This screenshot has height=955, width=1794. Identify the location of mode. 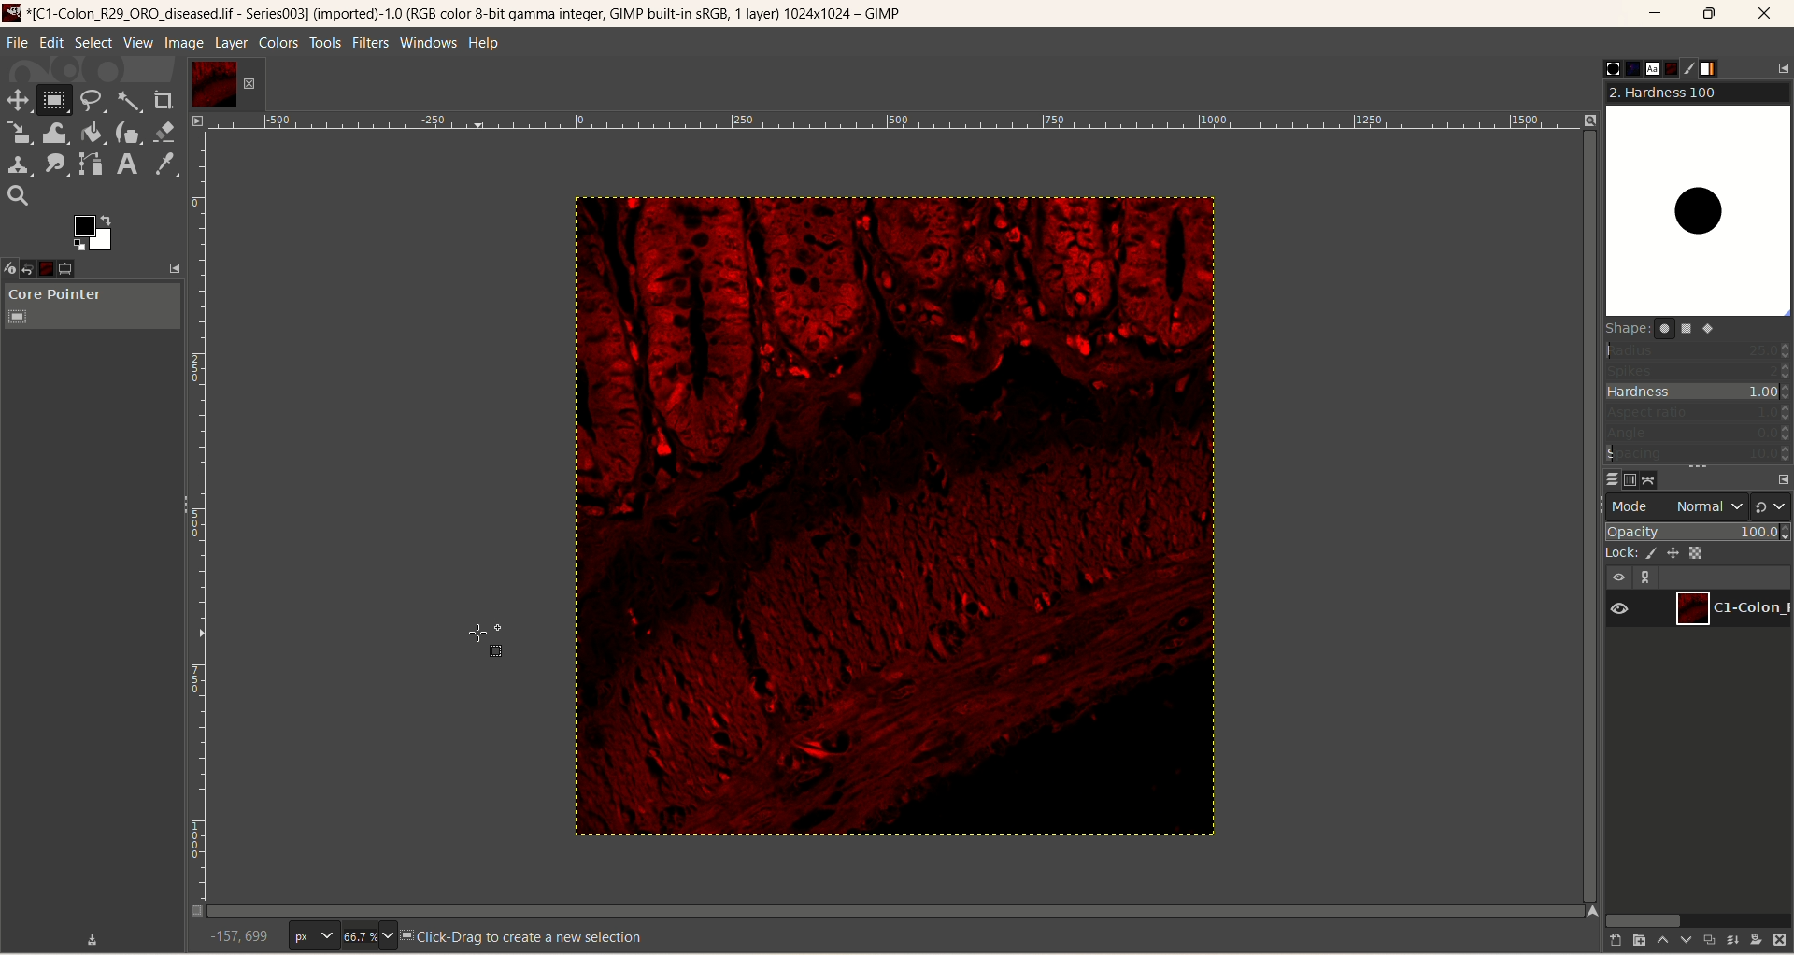
(1632, 506).